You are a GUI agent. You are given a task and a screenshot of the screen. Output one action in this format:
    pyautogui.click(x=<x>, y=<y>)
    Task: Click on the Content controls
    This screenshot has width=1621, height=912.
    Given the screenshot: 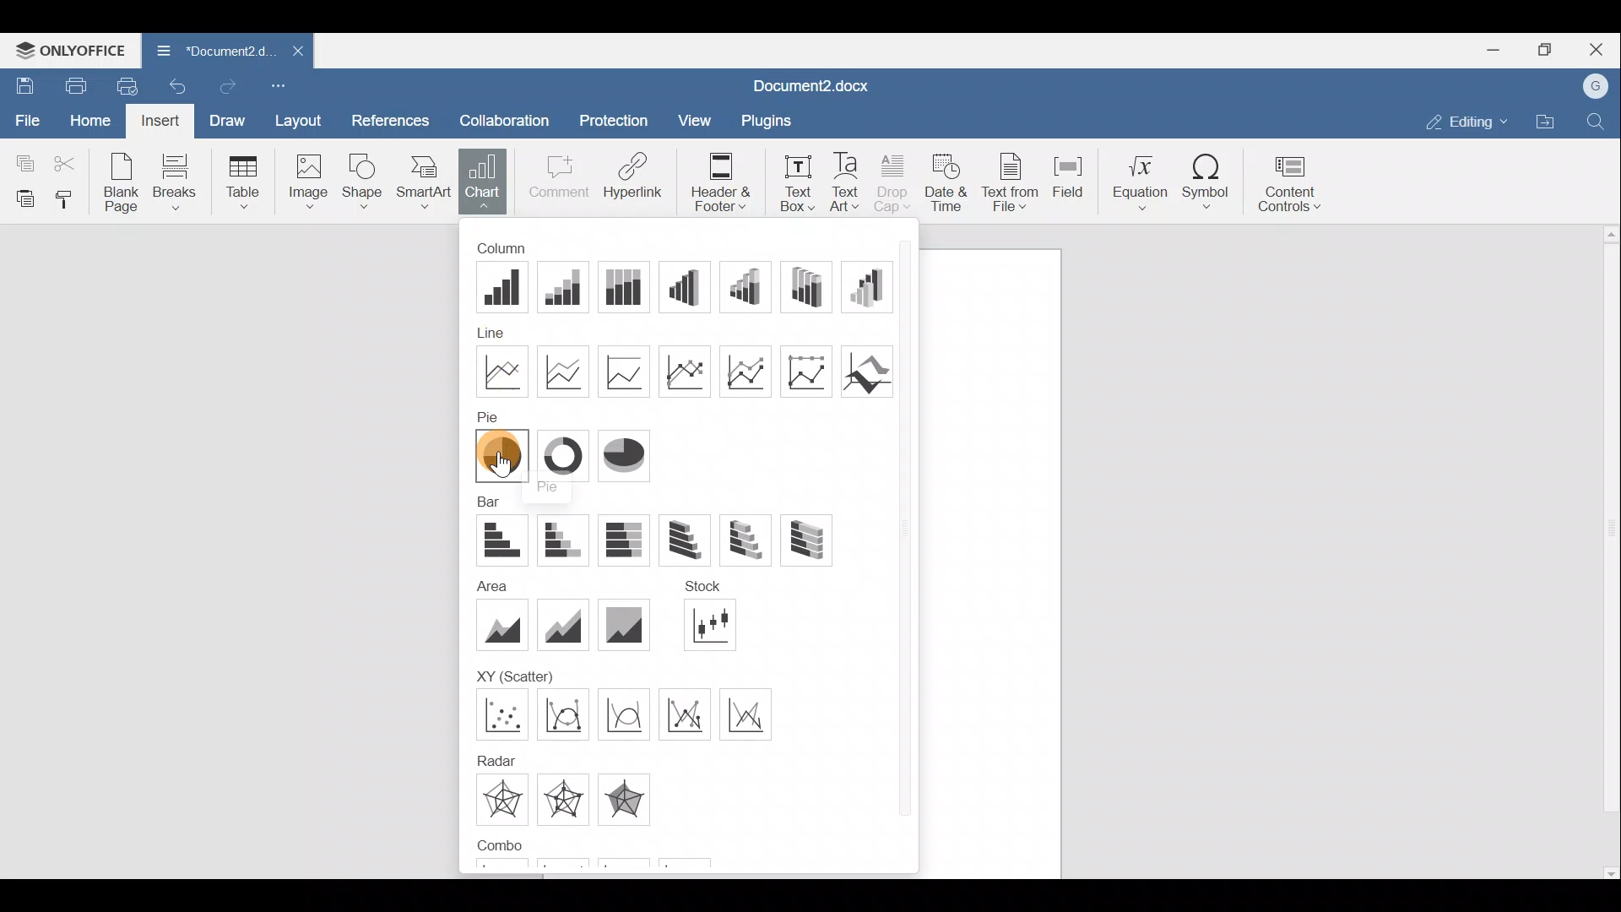 What is the action you would take?
    pyautogui.click(x=1293, y=183)
    